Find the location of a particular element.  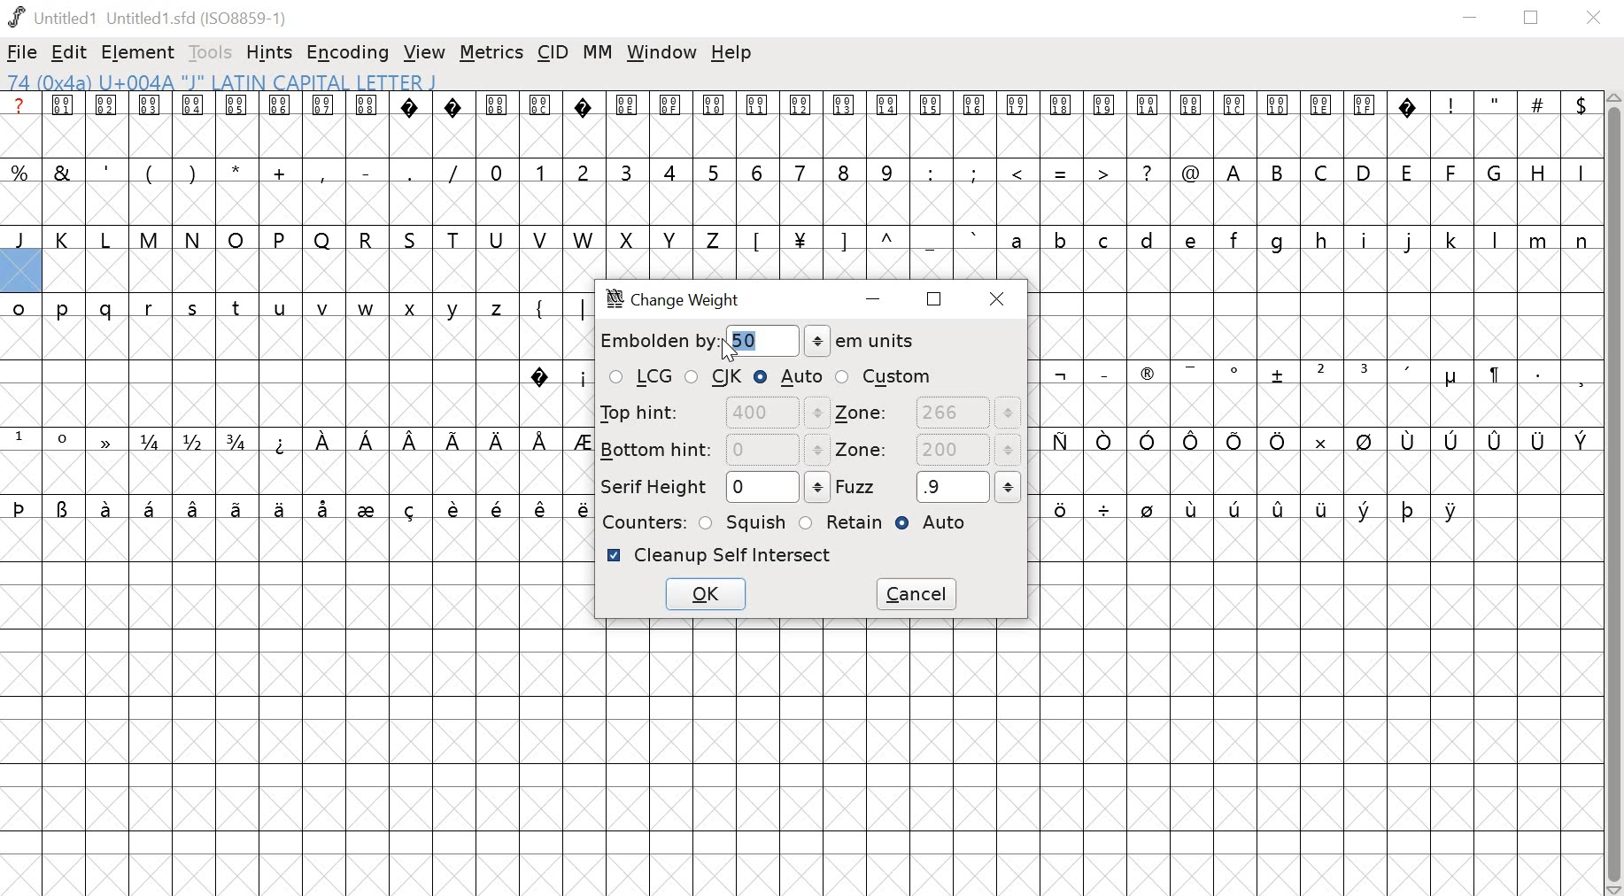

CID is located at coordinates (553, 51).